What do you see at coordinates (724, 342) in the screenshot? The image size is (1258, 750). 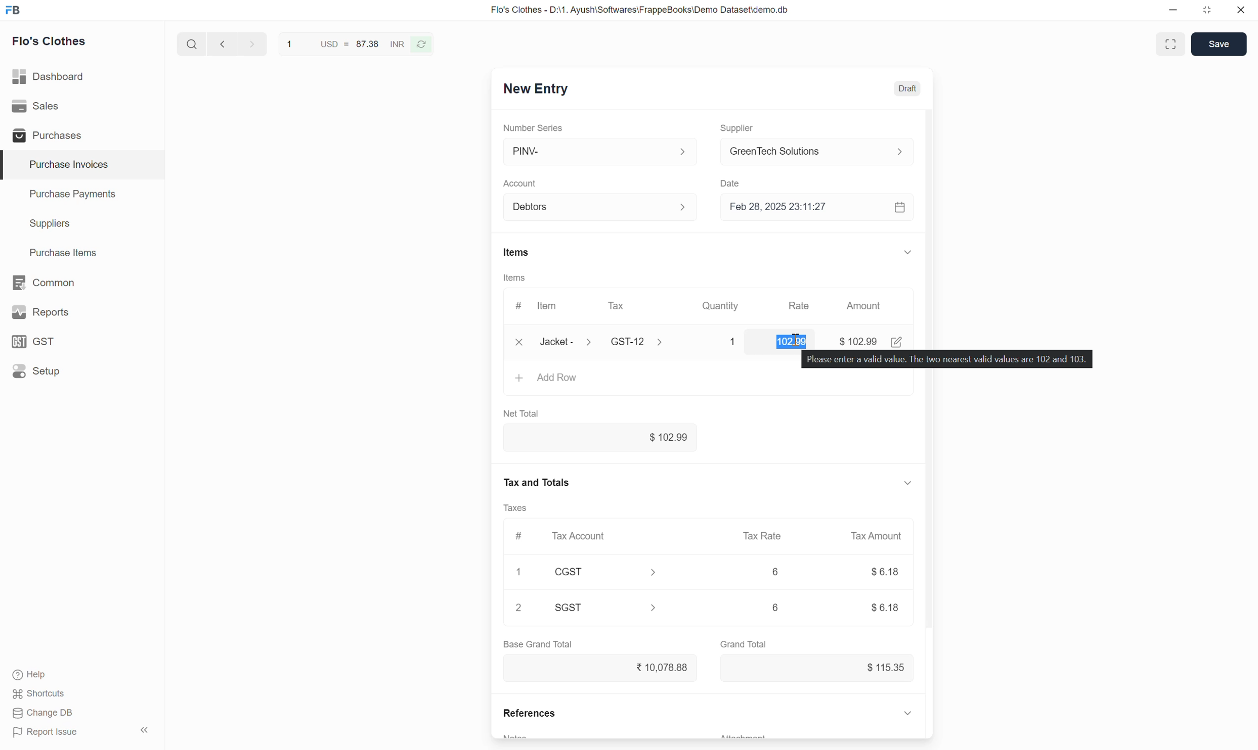 I see `1` at bounding box center [724, 342].